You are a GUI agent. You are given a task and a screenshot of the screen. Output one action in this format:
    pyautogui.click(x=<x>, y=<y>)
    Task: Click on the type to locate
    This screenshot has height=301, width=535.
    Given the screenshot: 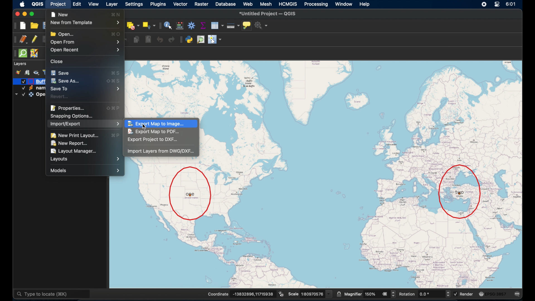 What is the action you would take?
    pyautogui.click(x=53, y=293)
    